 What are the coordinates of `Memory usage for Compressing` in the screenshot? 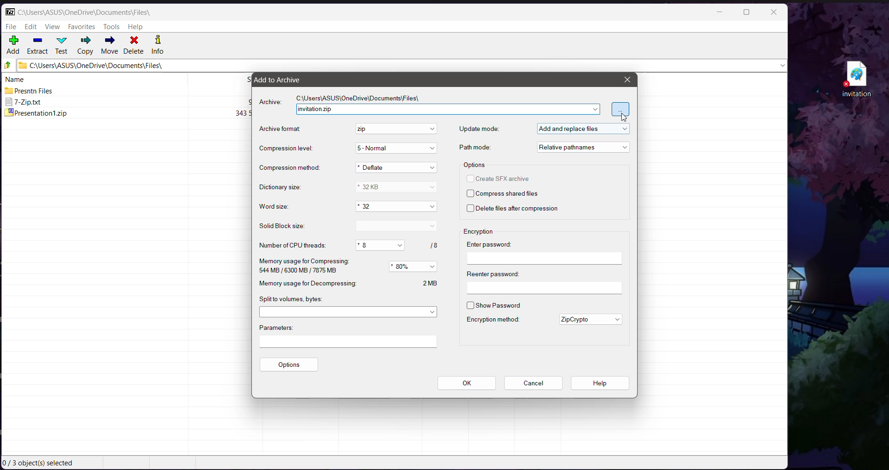 It's located at (303, 266).